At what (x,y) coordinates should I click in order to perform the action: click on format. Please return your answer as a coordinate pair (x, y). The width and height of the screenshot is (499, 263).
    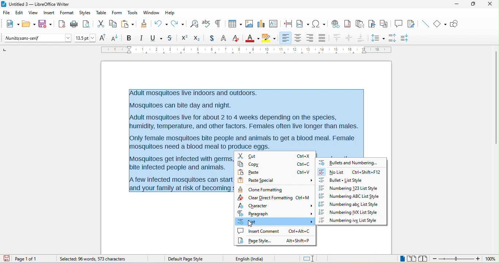
    Looking at the image, I should click on (67, 13).